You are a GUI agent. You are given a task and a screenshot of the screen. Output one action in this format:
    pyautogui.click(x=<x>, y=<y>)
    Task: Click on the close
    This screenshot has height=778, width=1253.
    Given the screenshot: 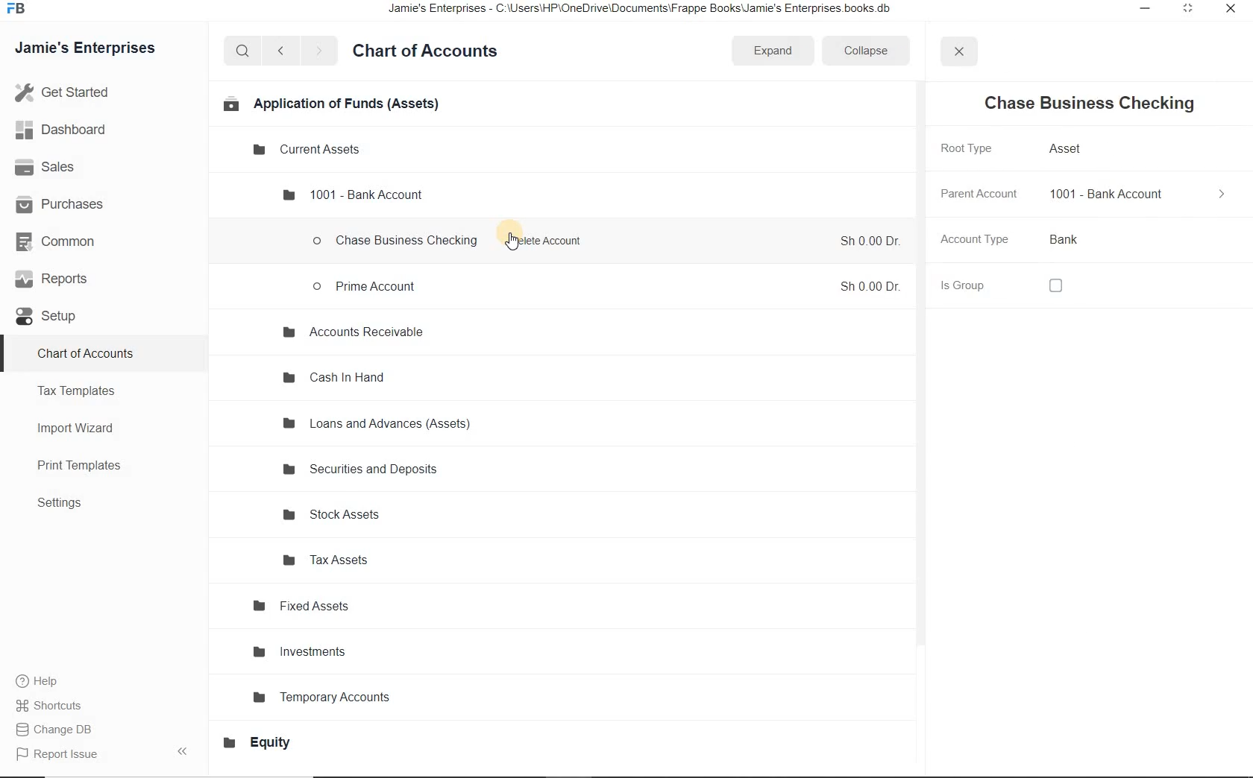 What is the action you would take?
    pyautogui.click(x=1231, y=10)
    